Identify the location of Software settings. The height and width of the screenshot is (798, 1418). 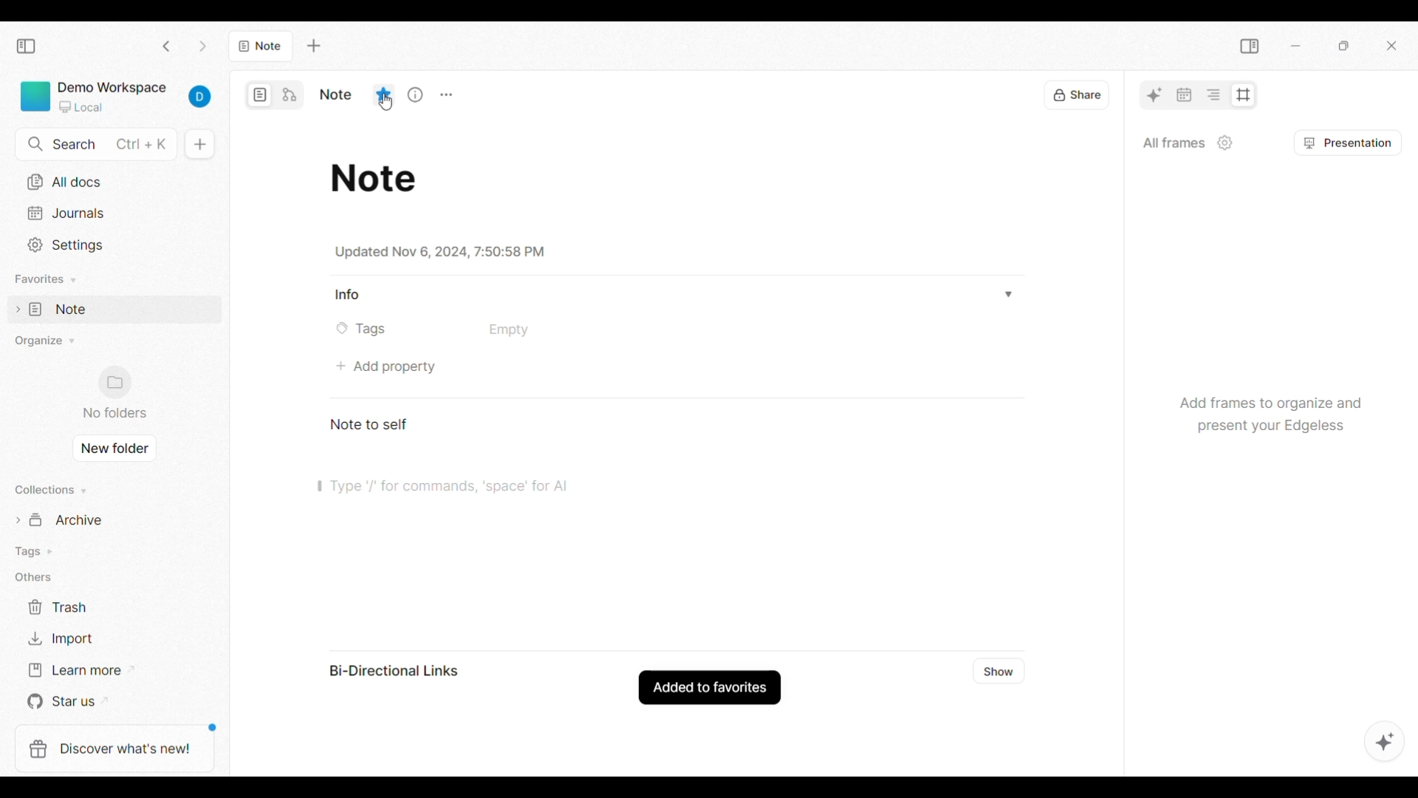
(114, 245).